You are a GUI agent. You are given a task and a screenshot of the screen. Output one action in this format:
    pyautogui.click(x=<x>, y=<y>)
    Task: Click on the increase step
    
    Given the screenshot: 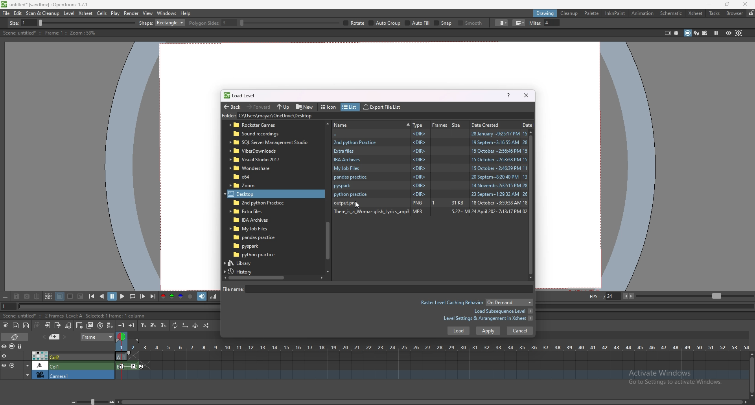 What is the action you would take?
    pyautogui.click(x=132, y=325)
    